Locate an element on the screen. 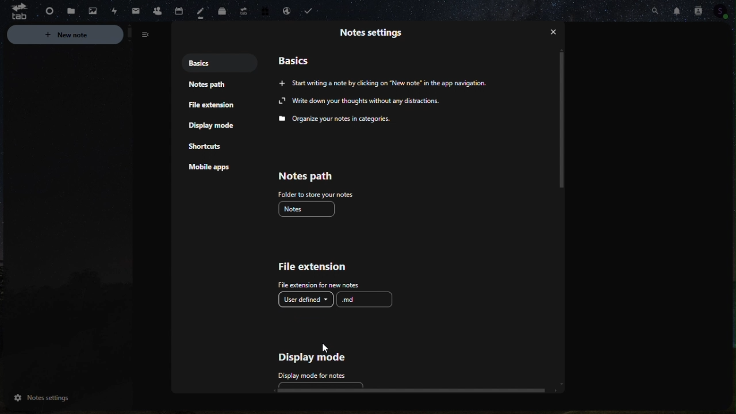   is located at coordinates (135, 9).